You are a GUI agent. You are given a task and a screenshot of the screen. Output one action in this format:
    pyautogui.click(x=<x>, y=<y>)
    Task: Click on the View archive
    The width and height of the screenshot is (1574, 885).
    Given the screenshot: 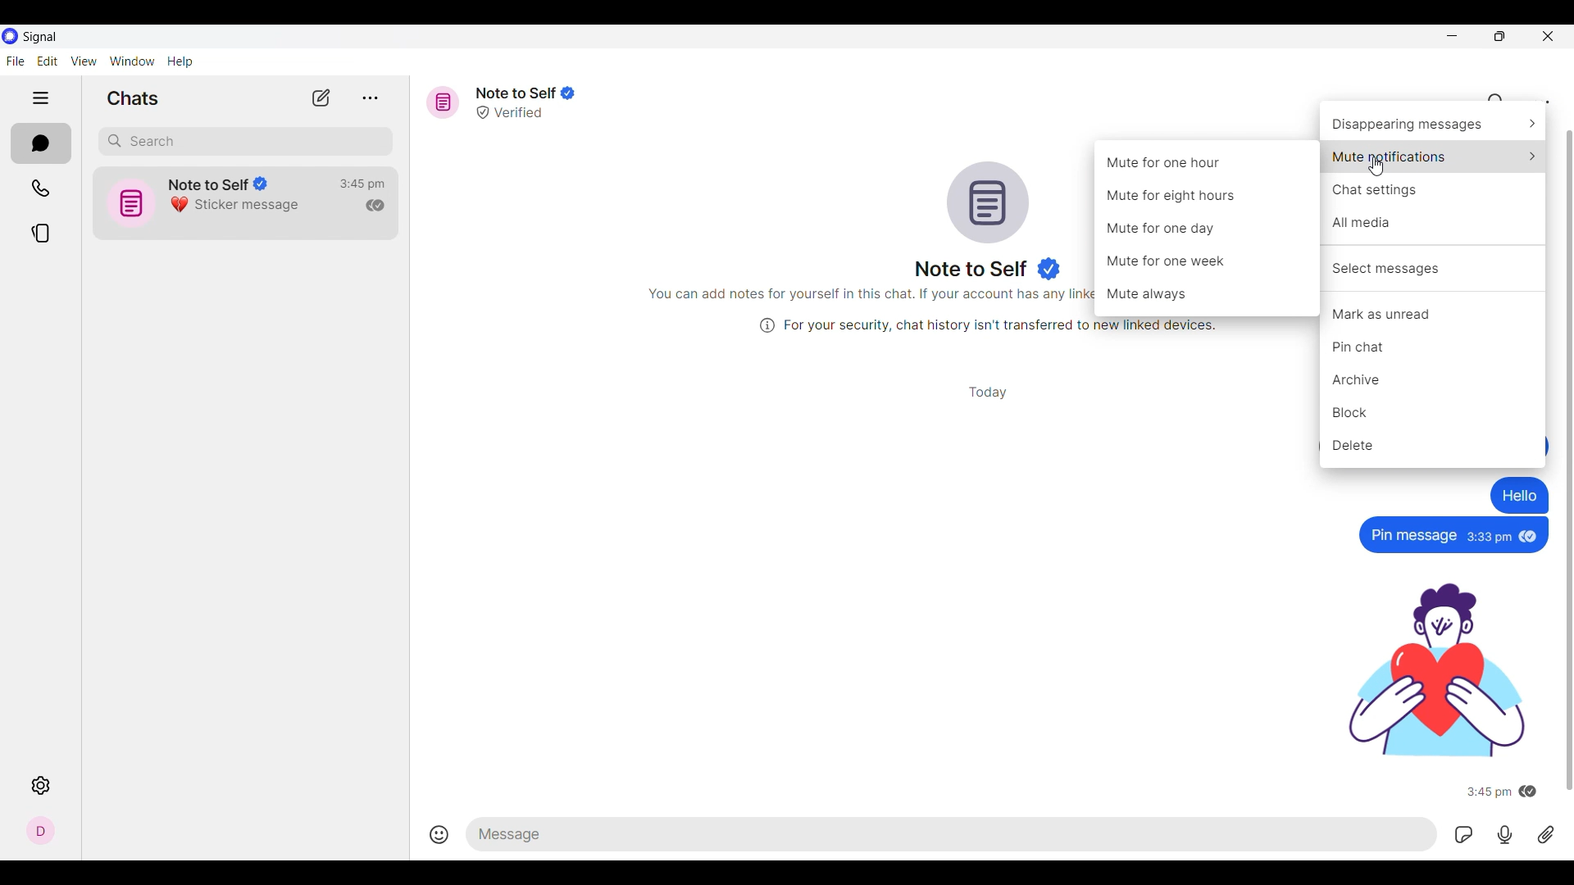 What is the action you would take?
    pyautogui.click(x=370, y=98)
    